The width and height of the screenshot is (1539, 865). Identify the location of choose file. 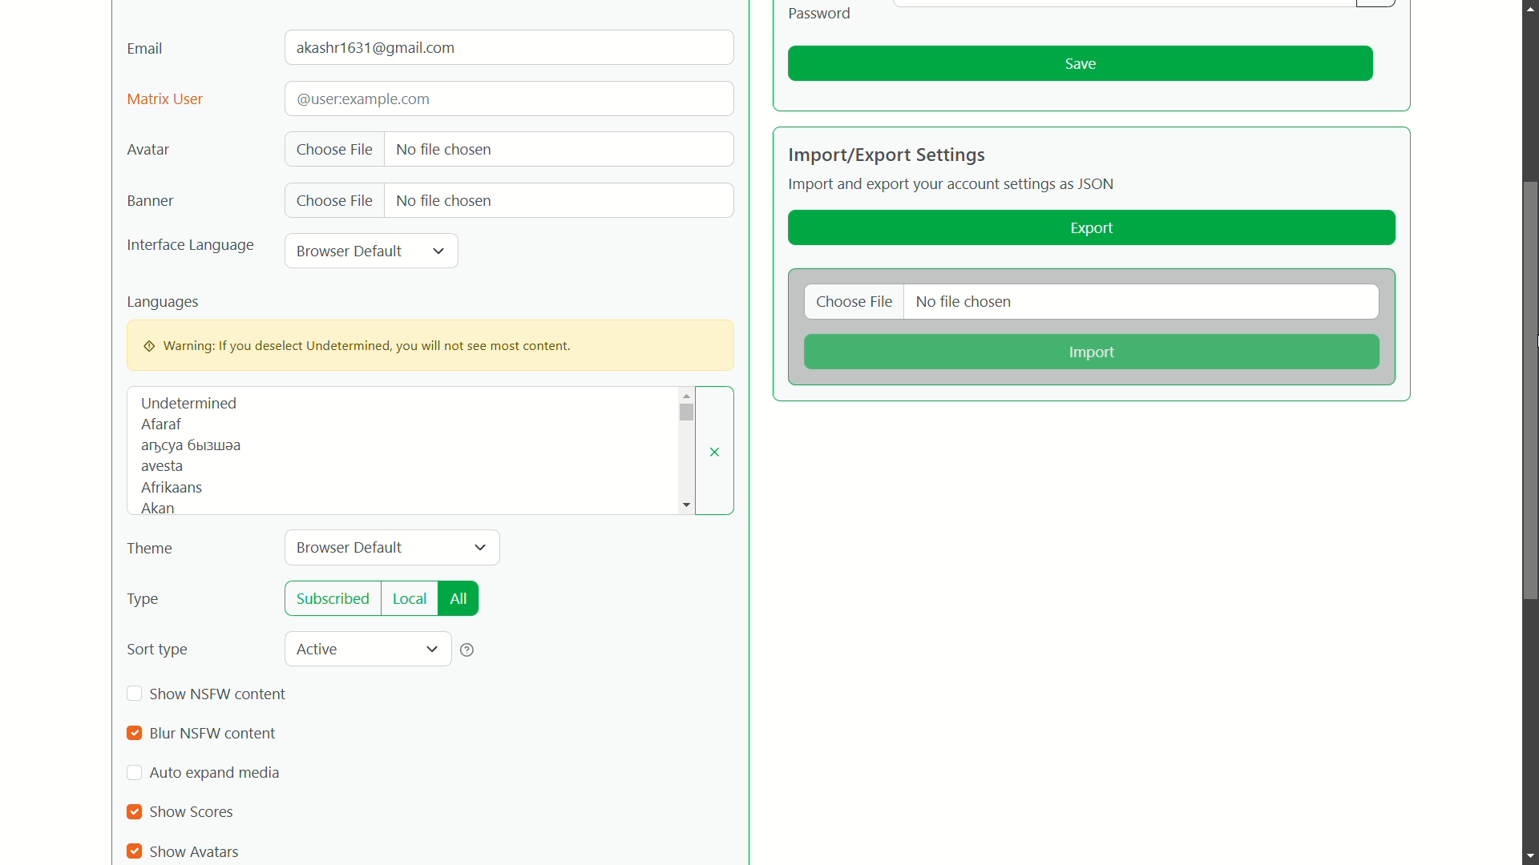
(855, 304).